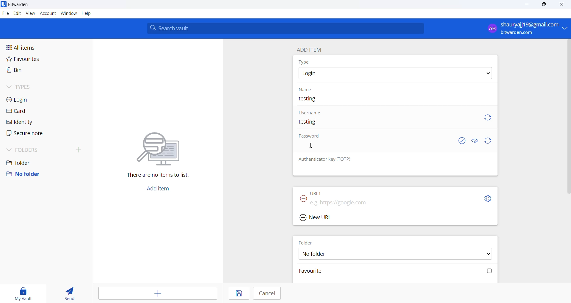 The width and height of the screenshot is (571, 303). Describe the element at coordinates (238, 293) in the screenshot. I see `save` at that location.